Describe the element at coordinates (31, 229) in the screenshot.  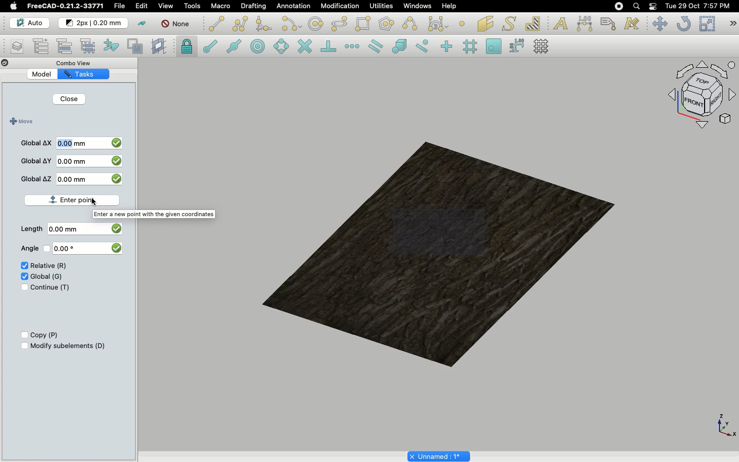
I see `Length` at that location.